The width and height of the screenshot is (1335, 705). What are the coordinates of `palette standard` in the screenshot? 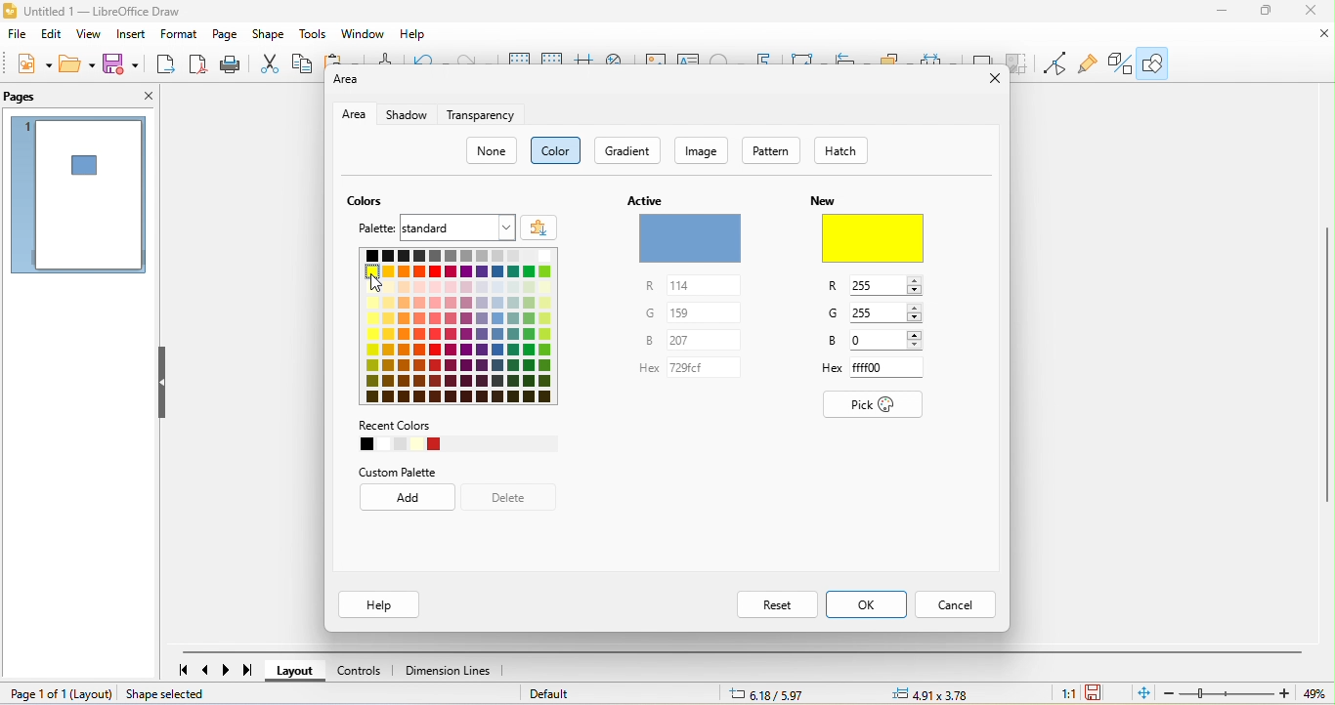 It's located at (436, 227).